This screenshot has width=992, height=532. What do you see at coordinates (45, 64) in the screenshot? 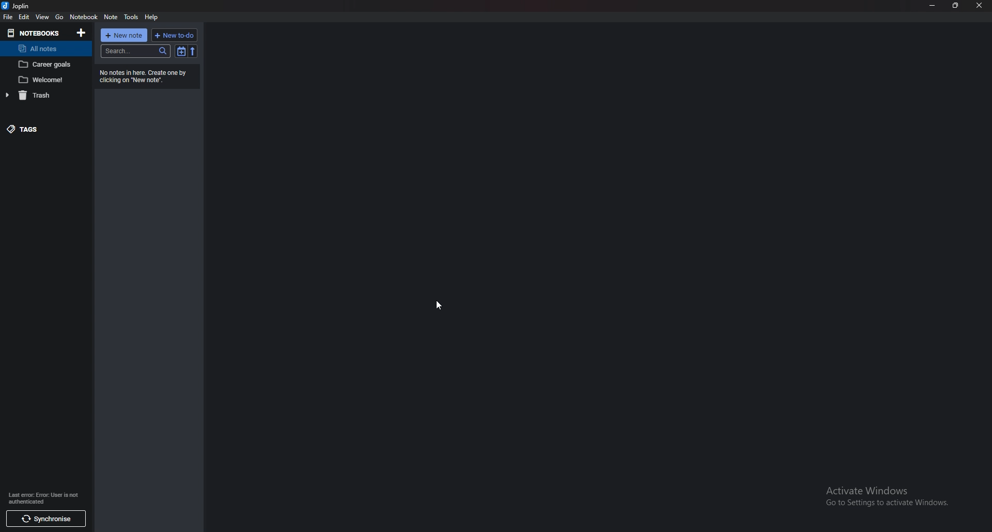
I see `note` at bounding box center [45, 64].